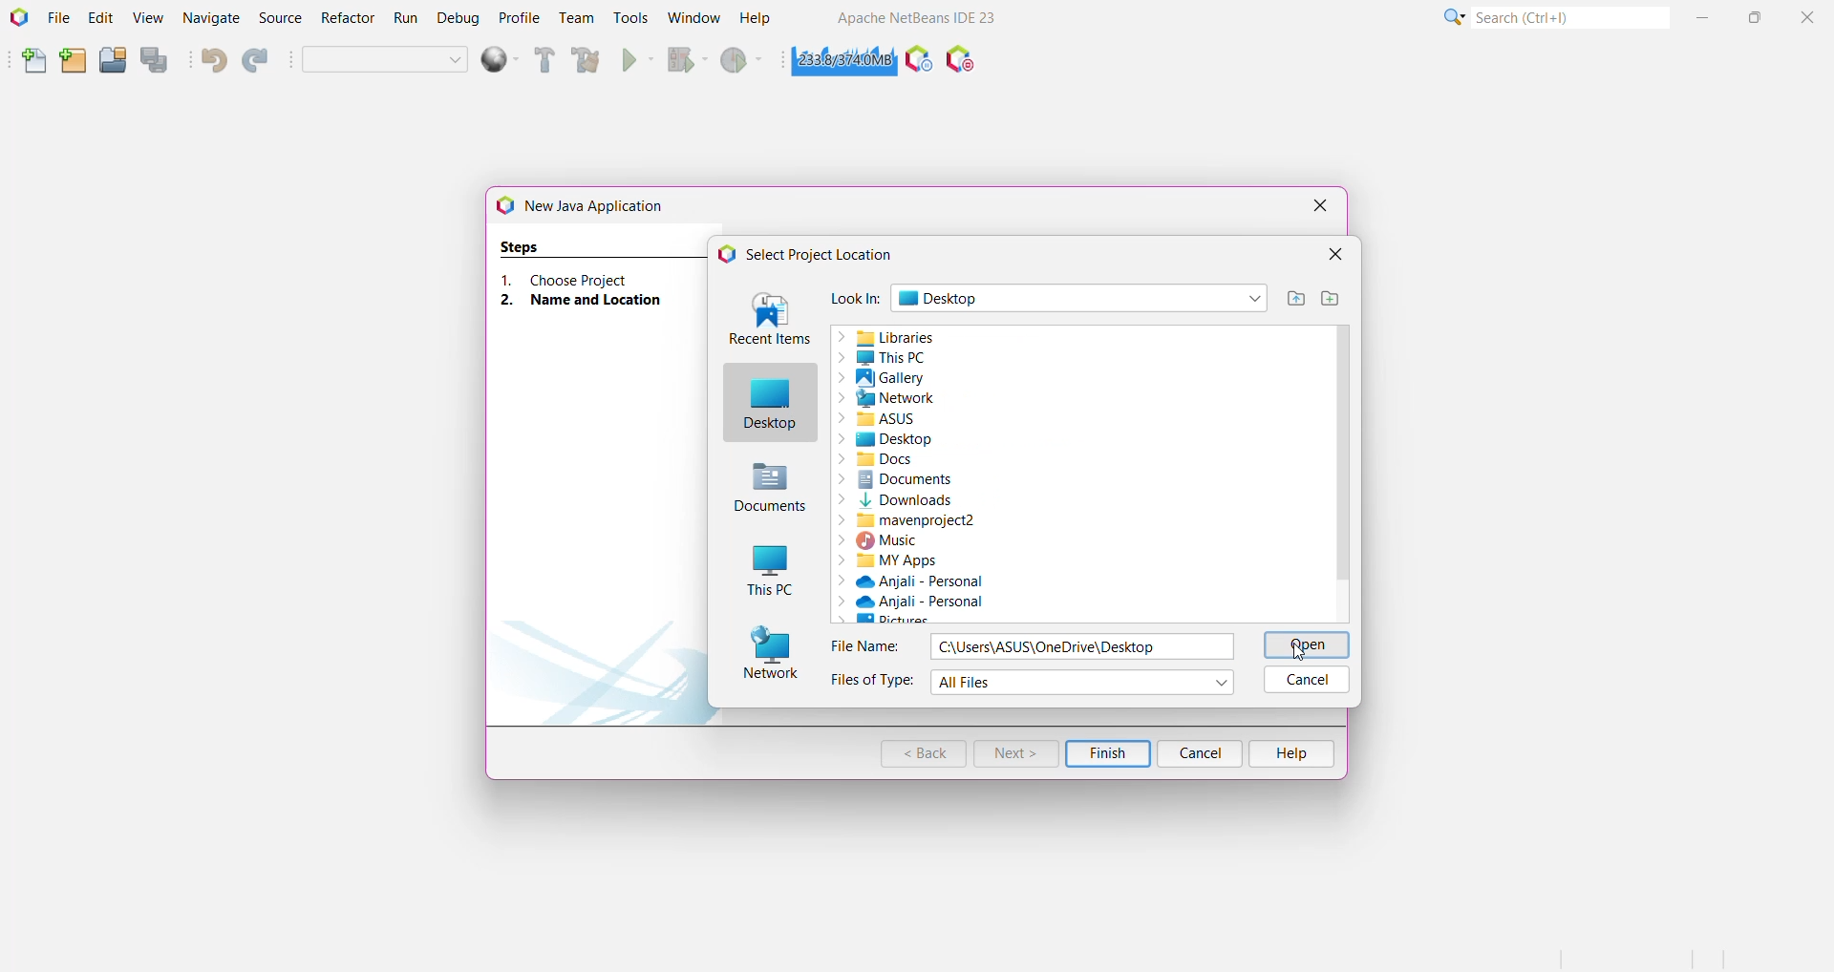 The width and height of the screenshot is (1834, 972). What do you see at coordinates (691, 19) in the screenshot?
I see `Window` at bounding box center [691, 19].